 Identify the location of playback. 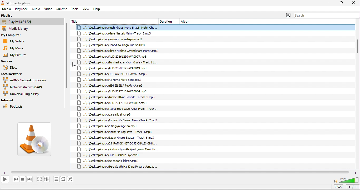
(22, 9).